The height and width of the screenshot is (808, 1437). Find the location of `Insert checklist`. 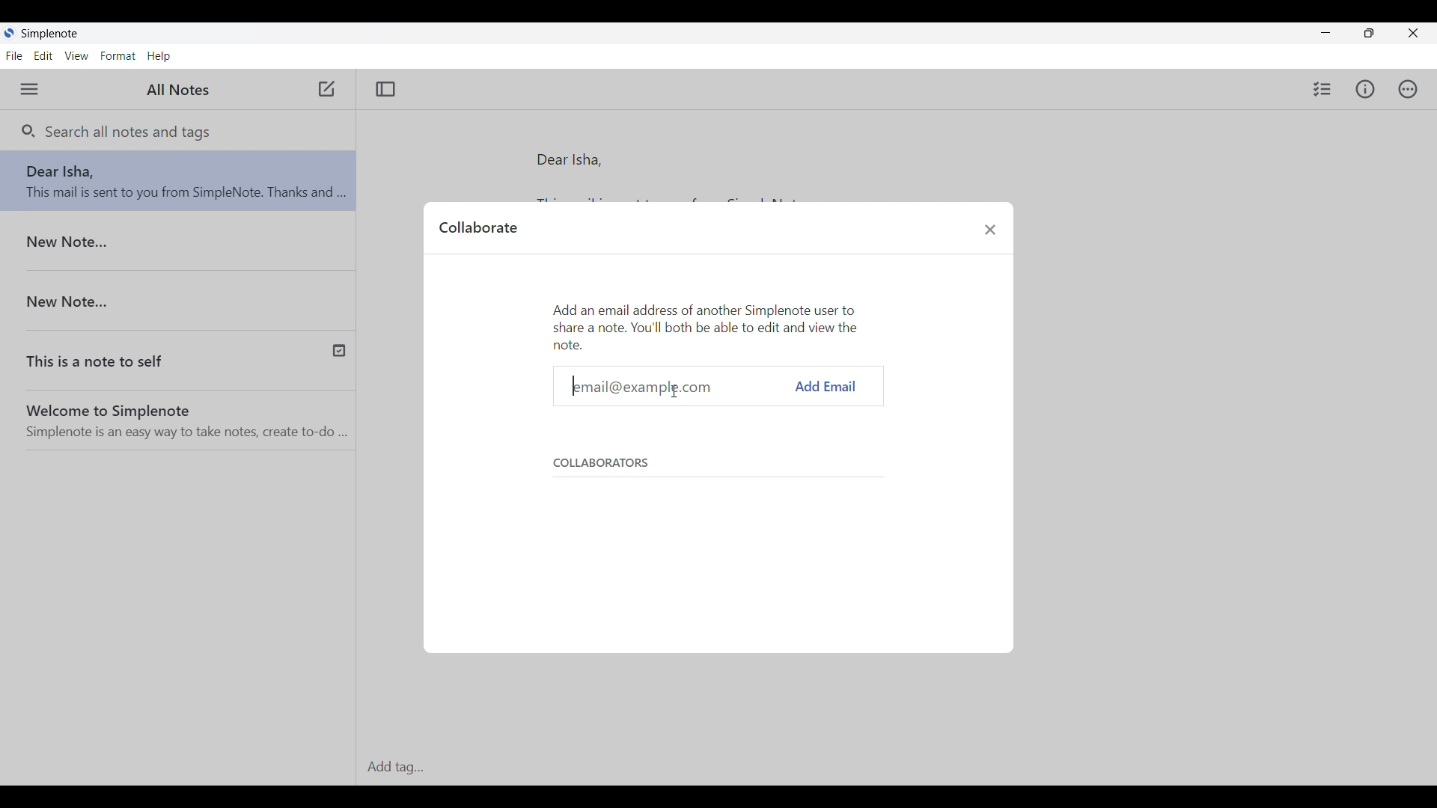

Insert checklist is located at coordinates (1322, 88).